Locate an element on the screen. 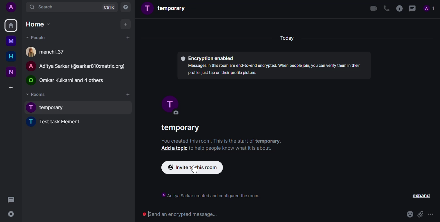 The width and height of the screenshot is (440, 222). home is located at coordinates (38, 24).